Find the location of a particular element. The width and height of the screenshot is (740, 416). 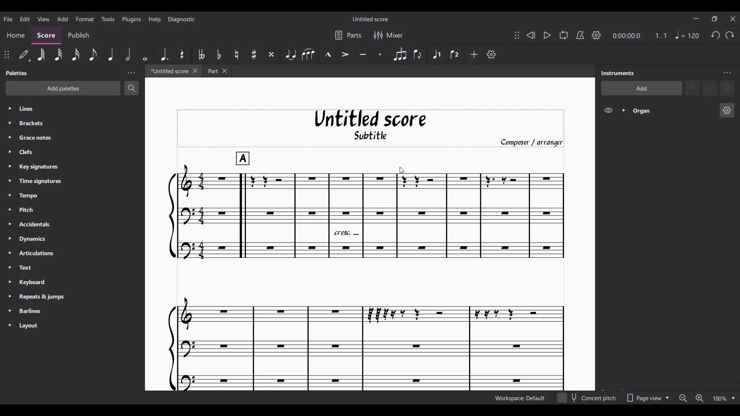

Playback settings is located at coordinates (596, 35).